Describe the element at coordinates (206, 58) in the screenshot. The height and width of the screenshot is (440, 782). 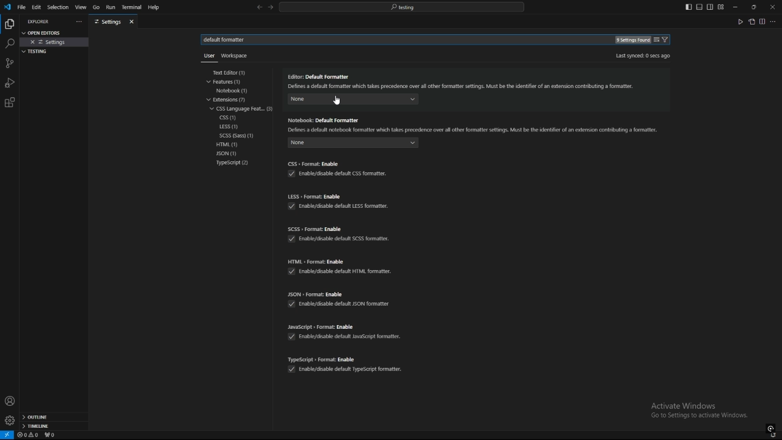
I see `` at that location.